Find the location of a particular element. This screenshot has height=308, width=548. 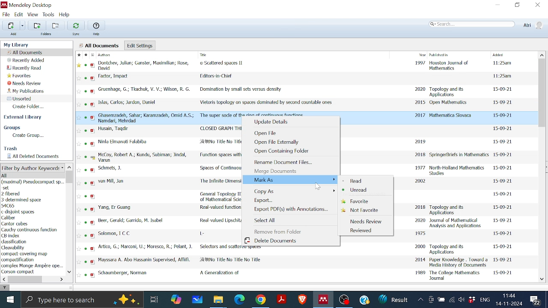

document is located at coordinates (460, 157).